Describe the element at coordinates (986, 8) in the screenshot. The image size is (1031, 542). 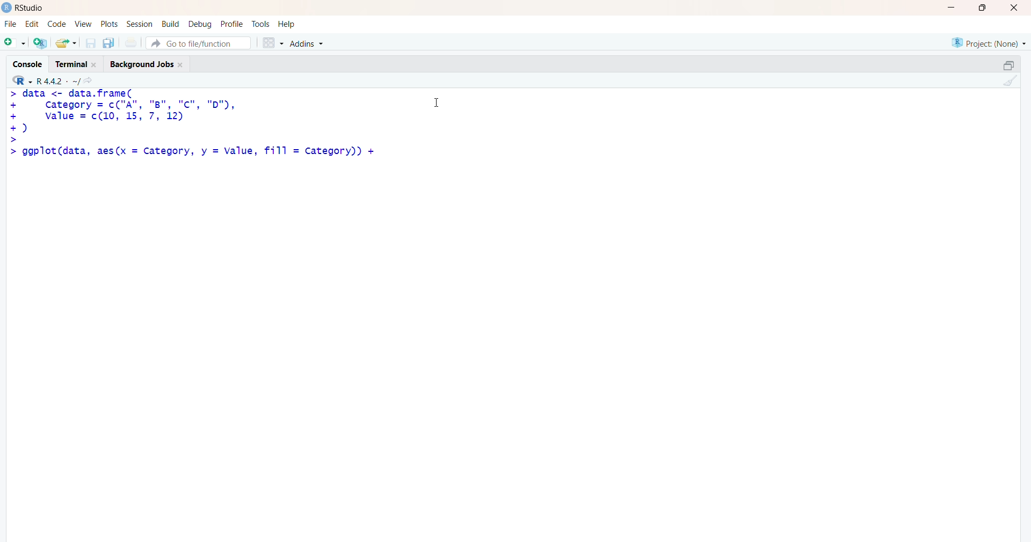
I see `maximize` at that location.